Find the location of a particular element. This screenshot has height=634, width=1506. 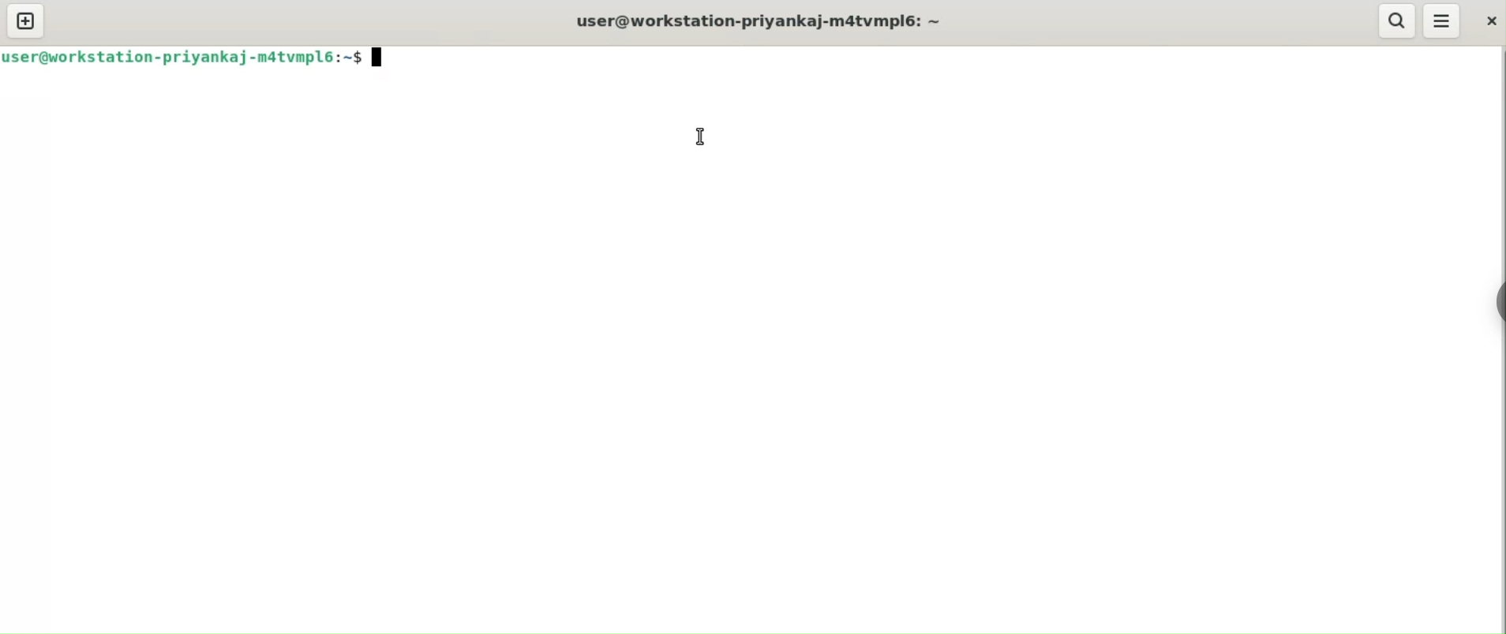

mouse pointer is located at coordinates (699, 136).